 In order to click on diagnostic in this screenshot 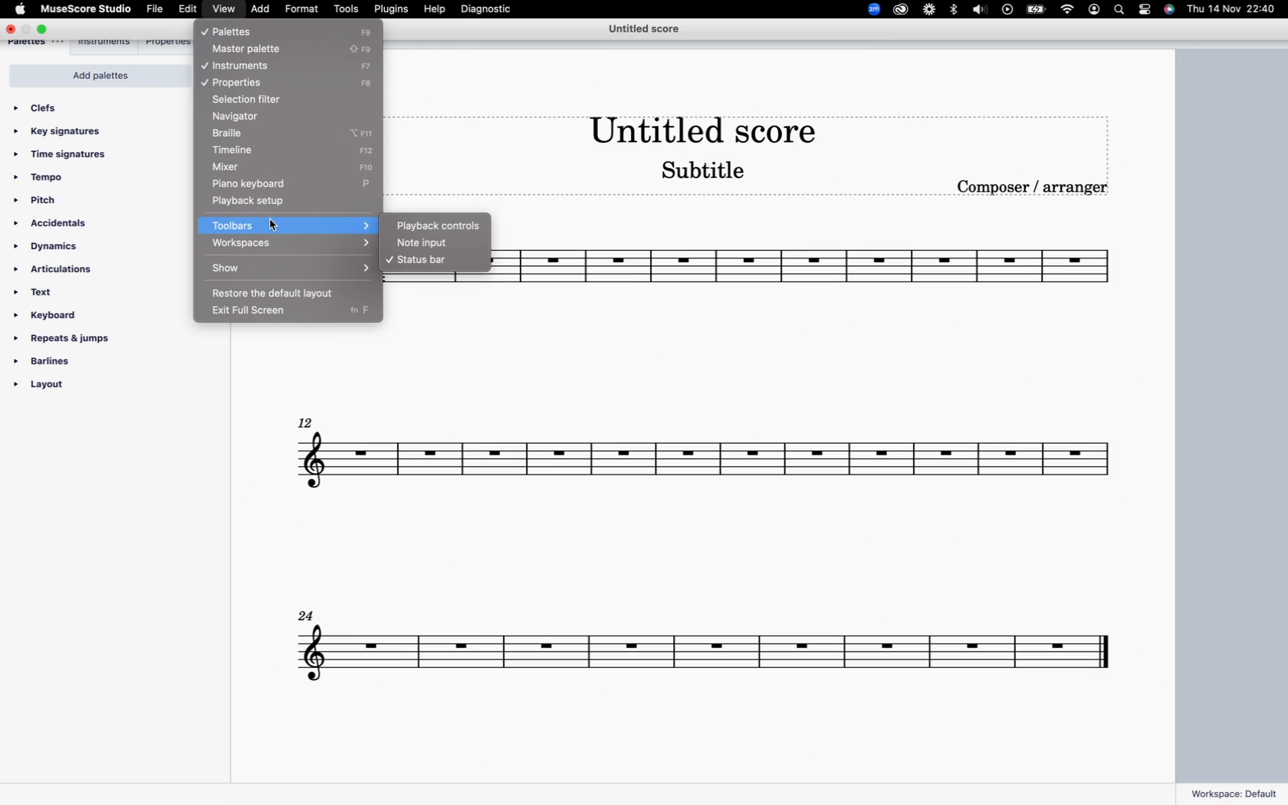, I will do `click(495, 11)`.